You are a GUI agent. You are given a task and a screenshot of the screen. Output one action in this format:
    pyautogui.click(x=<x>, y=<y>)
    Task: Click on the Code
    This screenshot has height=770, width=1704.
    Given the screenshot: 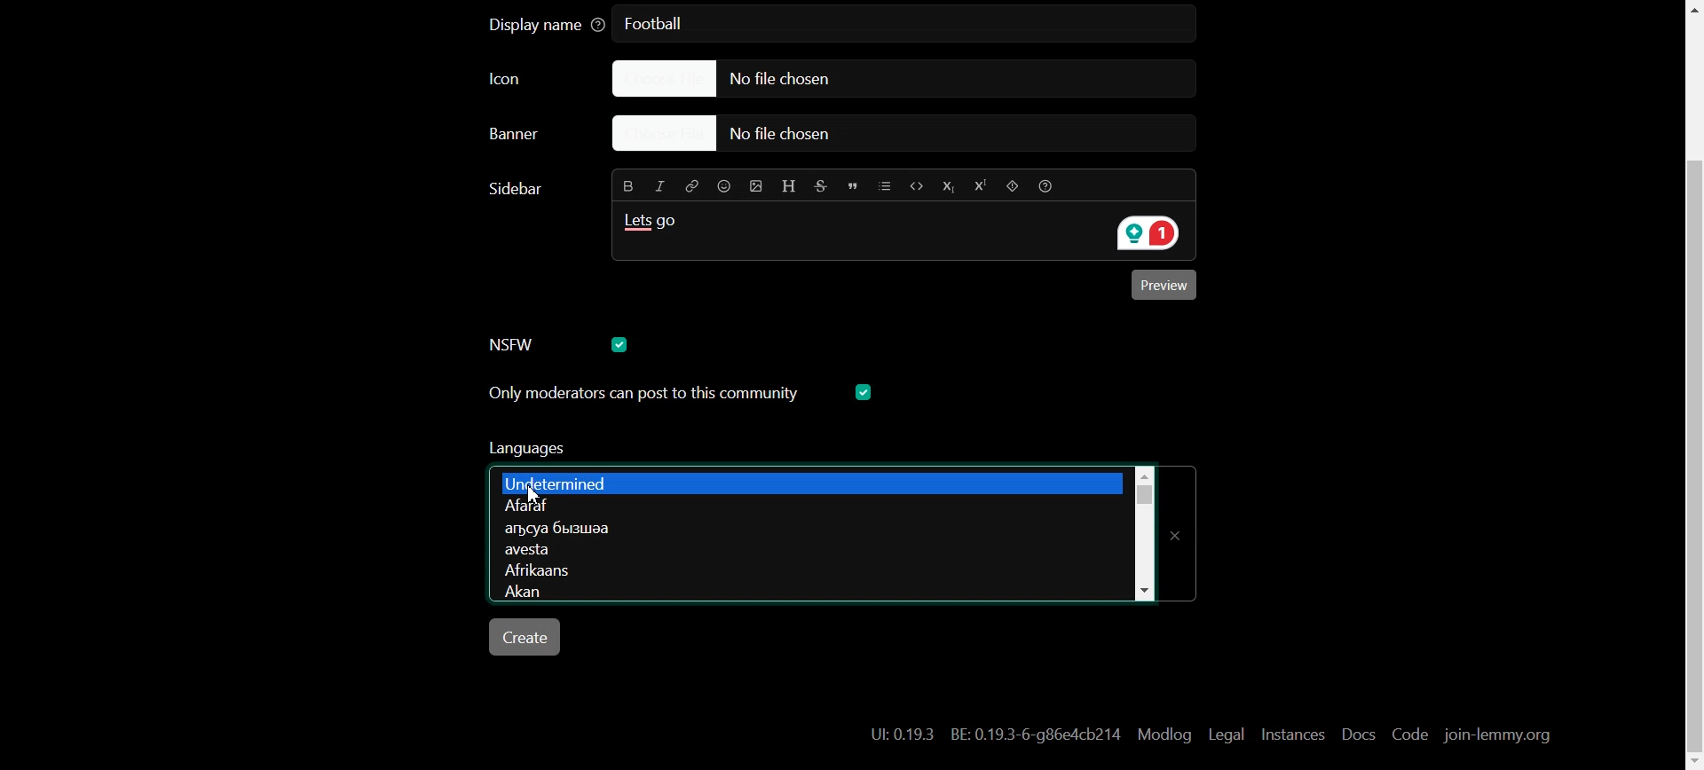 What is the action you would take?
    pyautogui.click(x=915, y=185)
    